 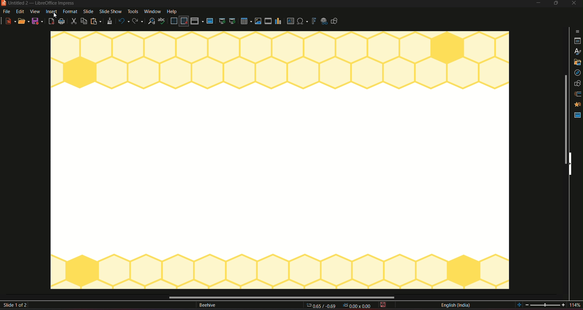 What do you see at coordinates (96, 21) in the screenshot?
I see `paste` at bounding box center [96, 21].